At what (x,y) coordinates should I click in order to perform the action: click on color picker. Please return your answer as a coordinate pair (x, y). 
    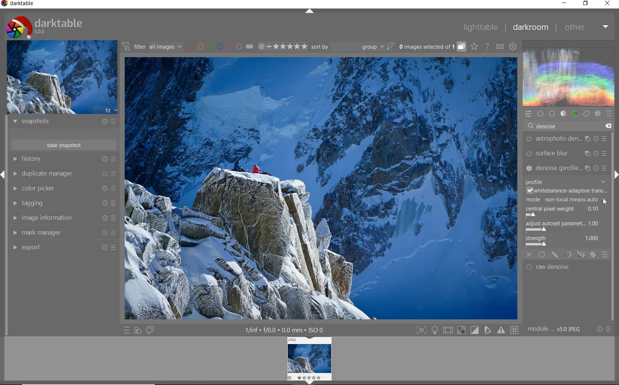
    Looking at the image, I should click on (63, 188).